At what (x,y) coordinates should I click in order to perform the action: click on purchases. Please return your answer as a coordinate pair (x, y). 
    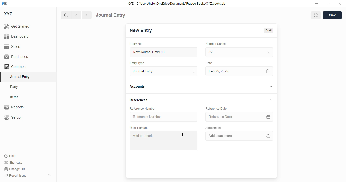
    Looking at the image, I should click on (16, 57).